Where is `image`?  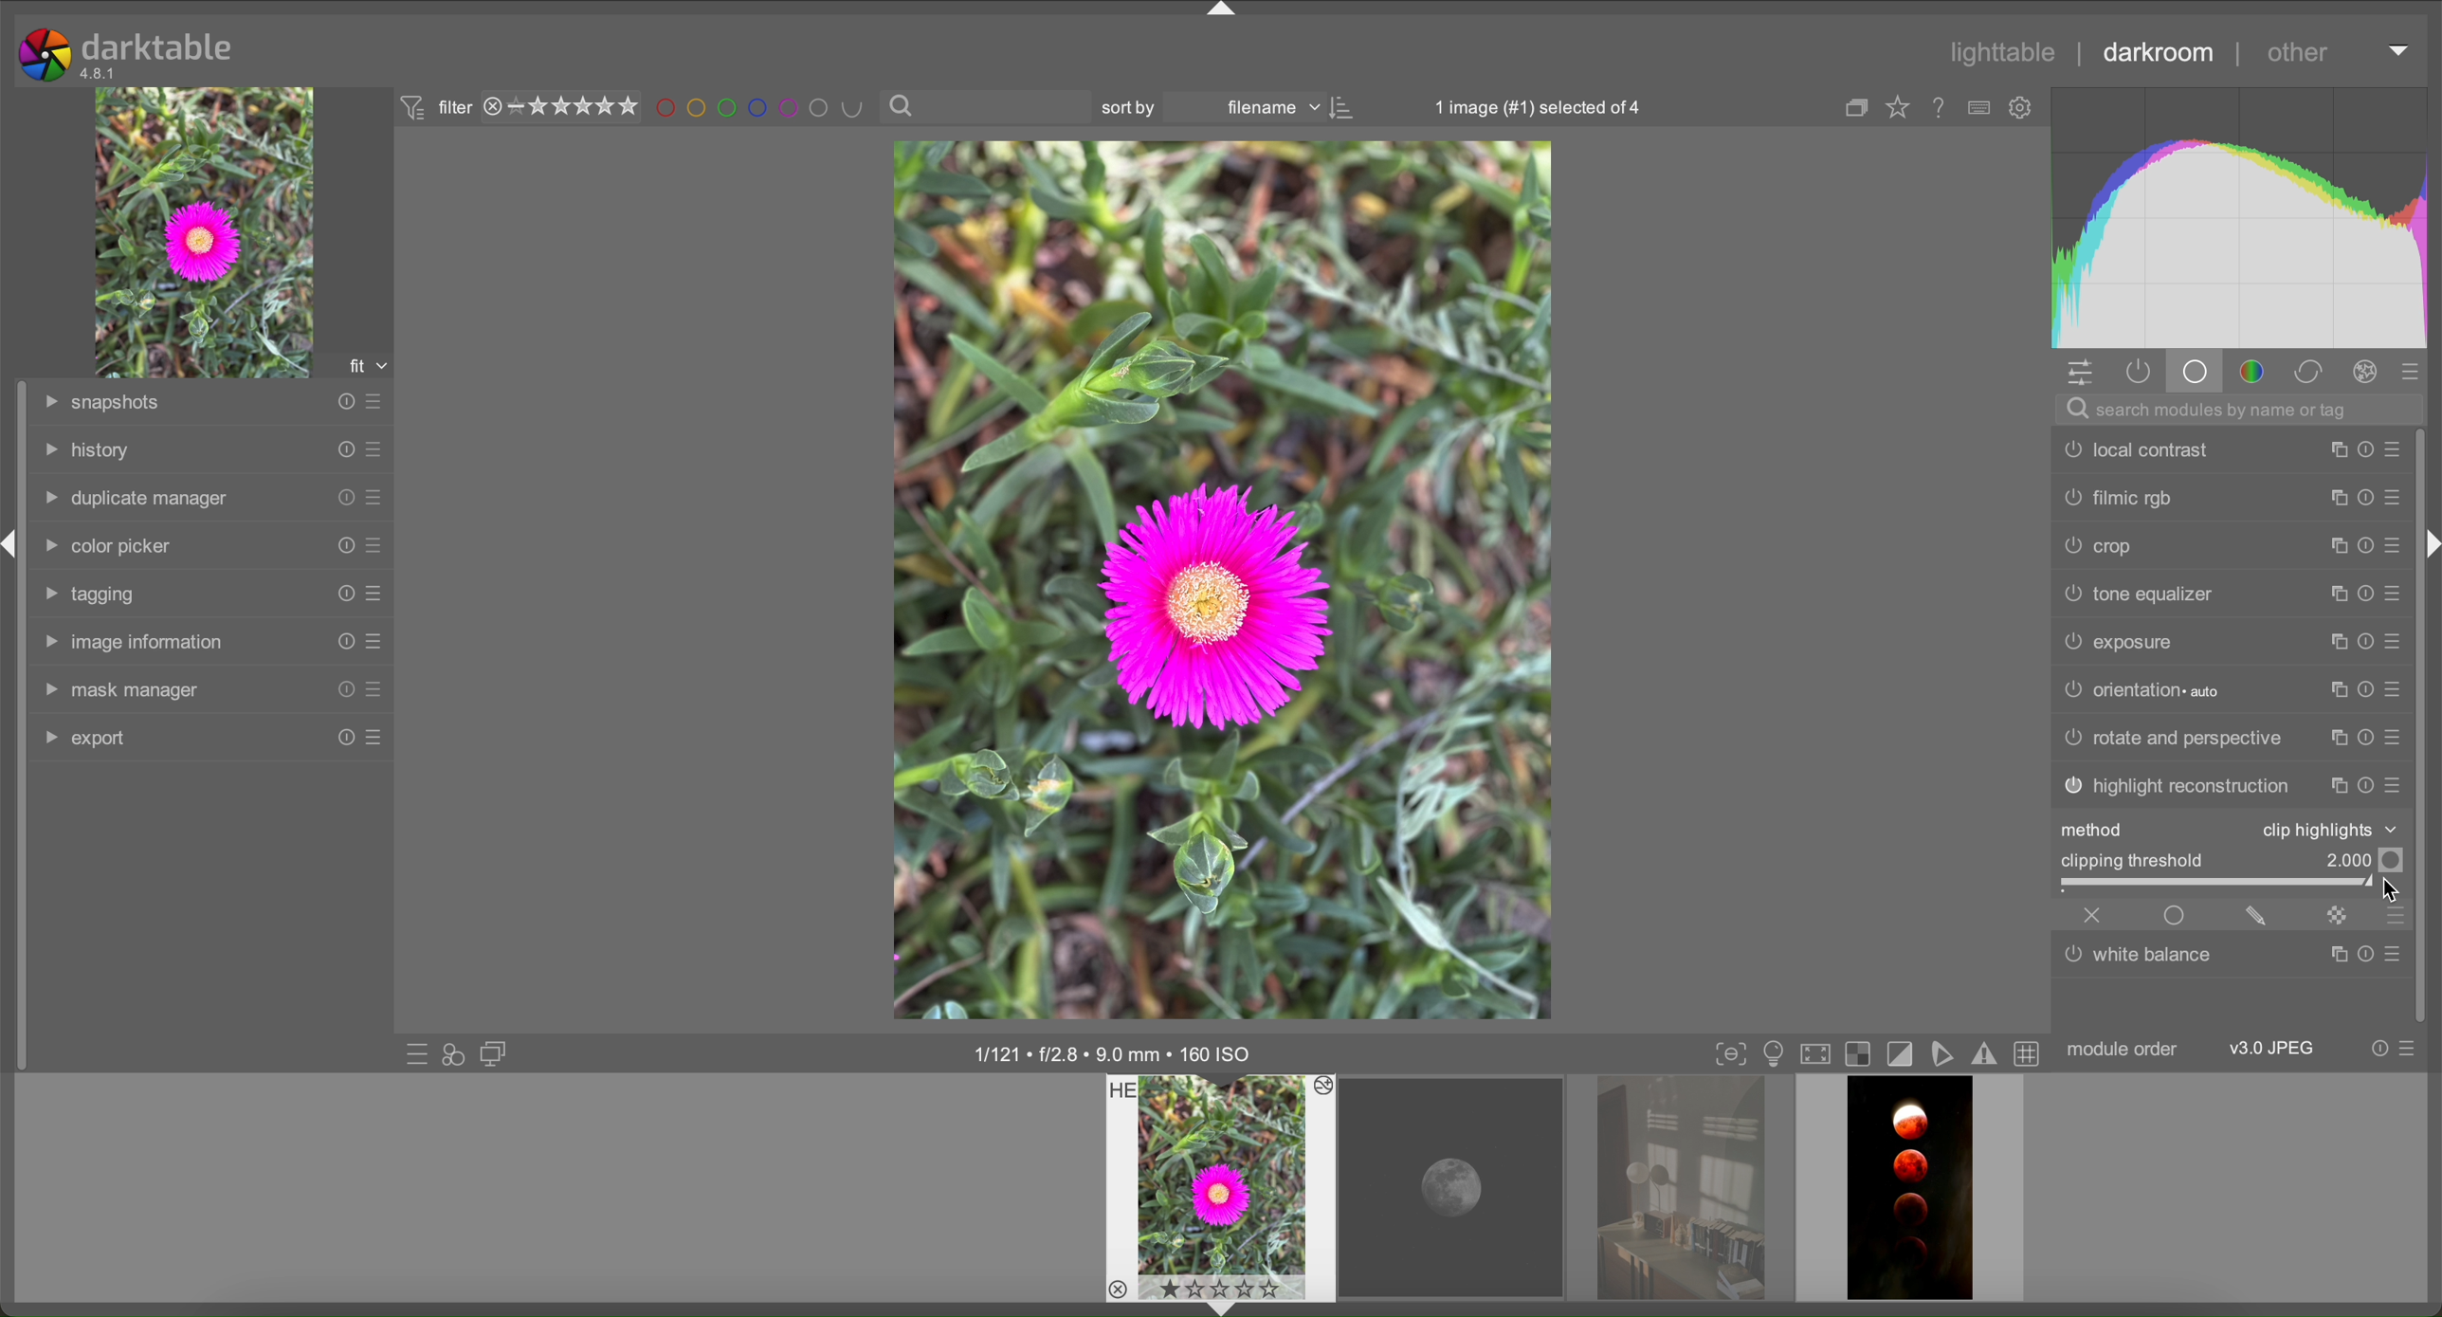 image is located at coordinates (208, 232).